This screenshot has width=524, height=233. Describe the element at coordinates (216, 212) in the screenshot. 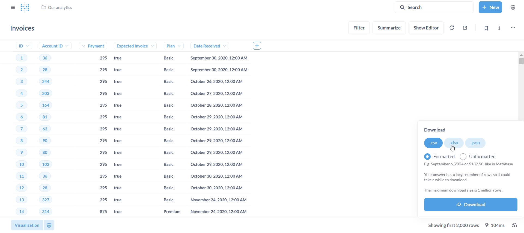

I see `November 24,2020, 12:00 AM` at that location.